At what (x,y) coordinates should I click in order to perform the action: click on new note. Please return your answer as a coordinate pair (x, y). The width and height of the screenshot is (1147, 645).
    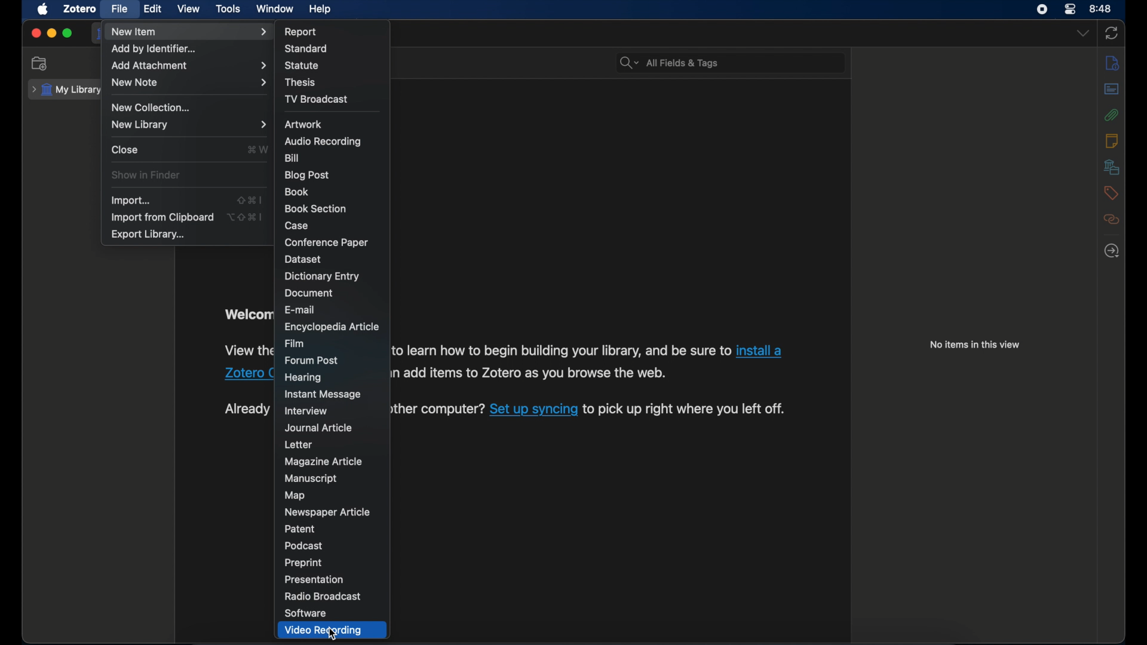
    Looking at the image, I should click on (188, 82).